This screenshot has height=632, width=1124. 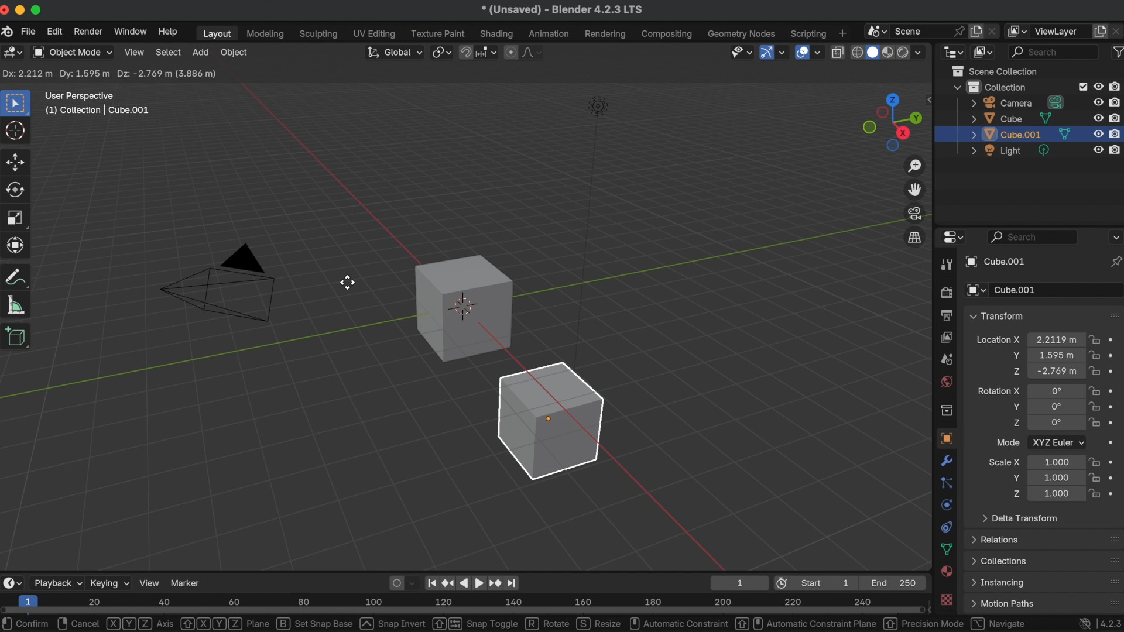 I want to click on disable in render, so click(x=1116, y=149).